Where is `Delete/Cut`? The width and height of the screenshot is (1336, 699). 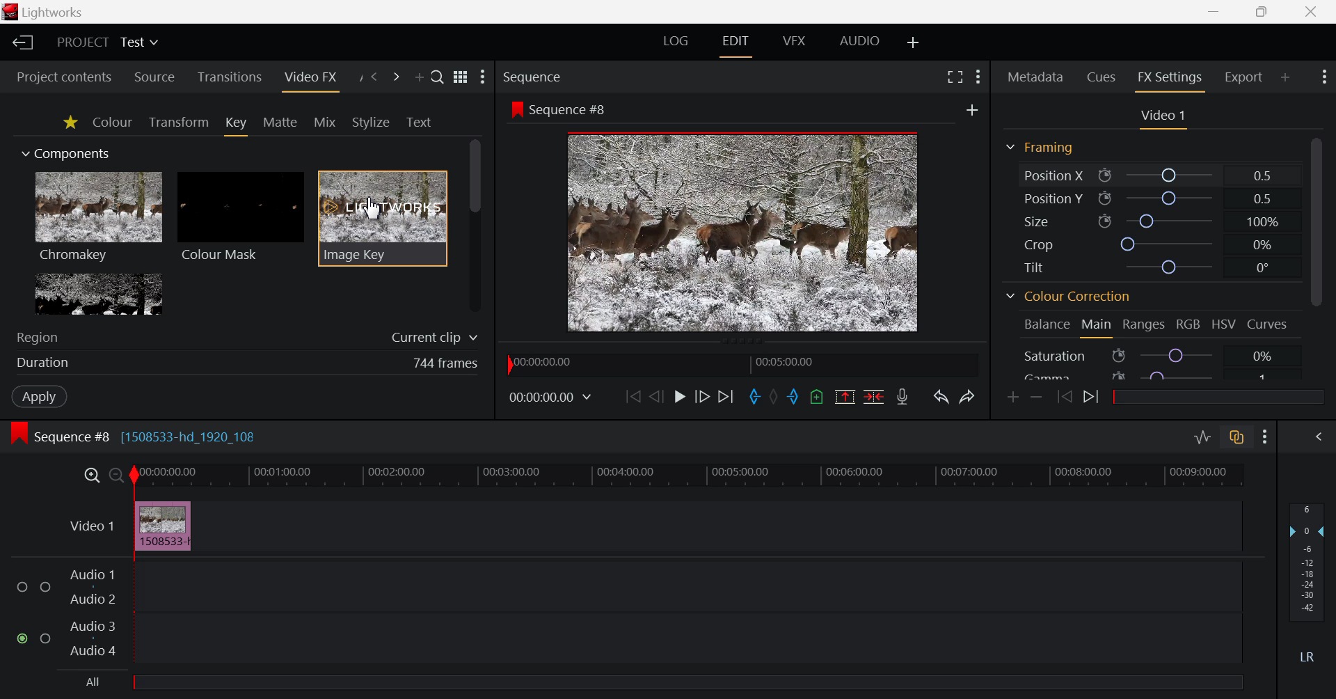
Delete/Cut is located at coordinates (873, 396).